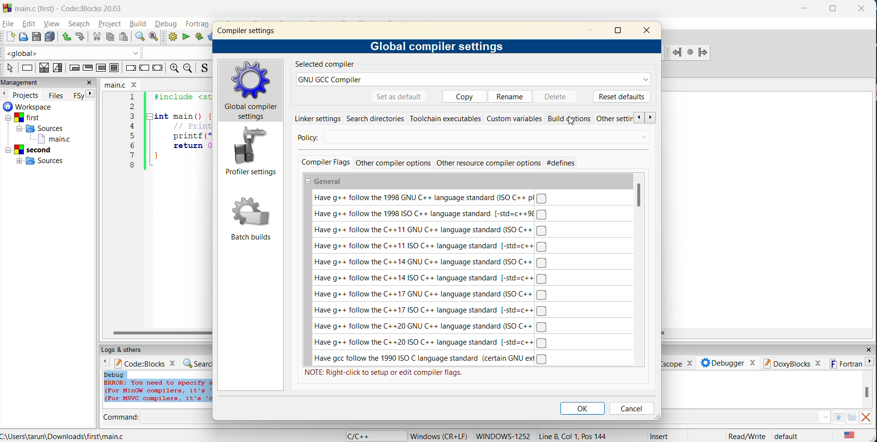  I want to click on other compiler options, so click(395, 162).